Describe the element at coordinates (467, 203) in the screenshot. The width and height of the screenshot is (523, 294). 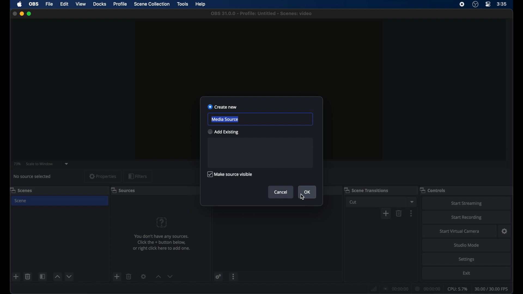
I see `start streaming` at that location.